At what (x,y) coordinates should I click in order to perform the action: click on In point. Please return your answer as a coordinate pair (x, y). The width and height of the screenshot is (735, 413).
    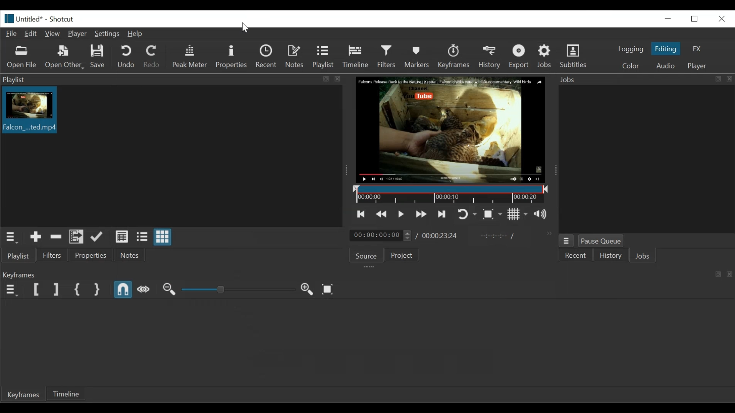
    Looking at the image, I should click on (493, 236).